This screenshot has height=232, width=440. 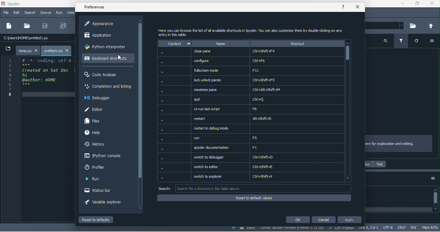 I want to click on help, so click(x=344, y=7).